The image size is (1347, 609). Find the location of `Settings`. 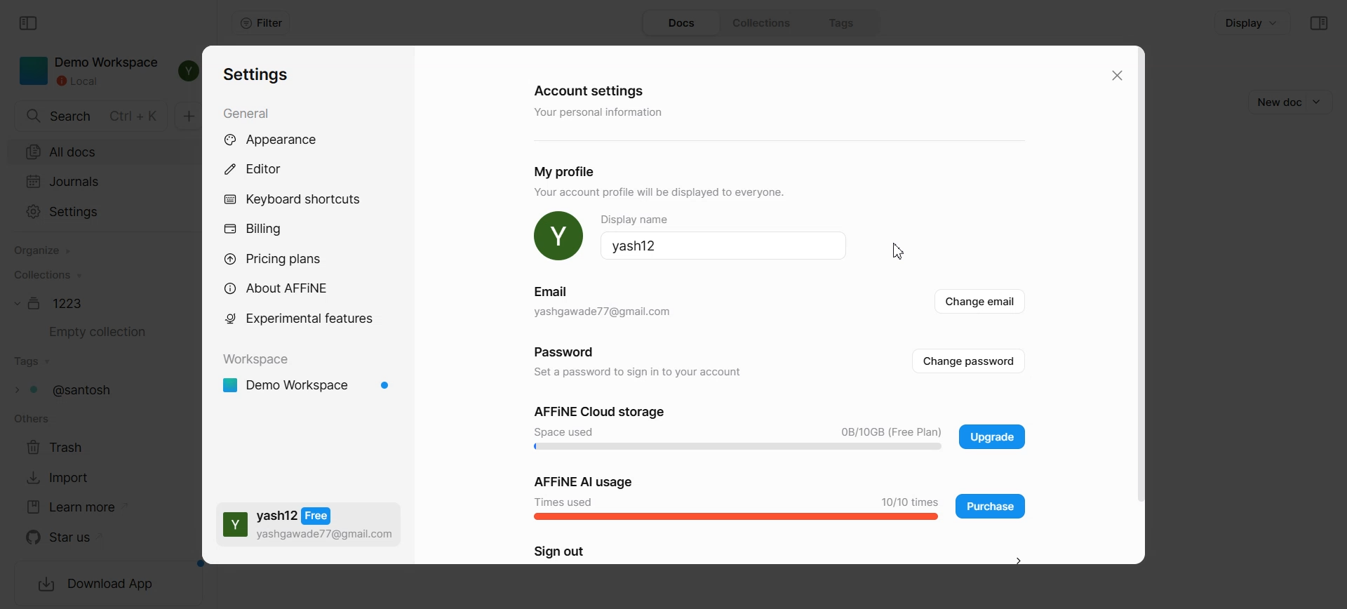

Settings is located at coordinates (257, 75).